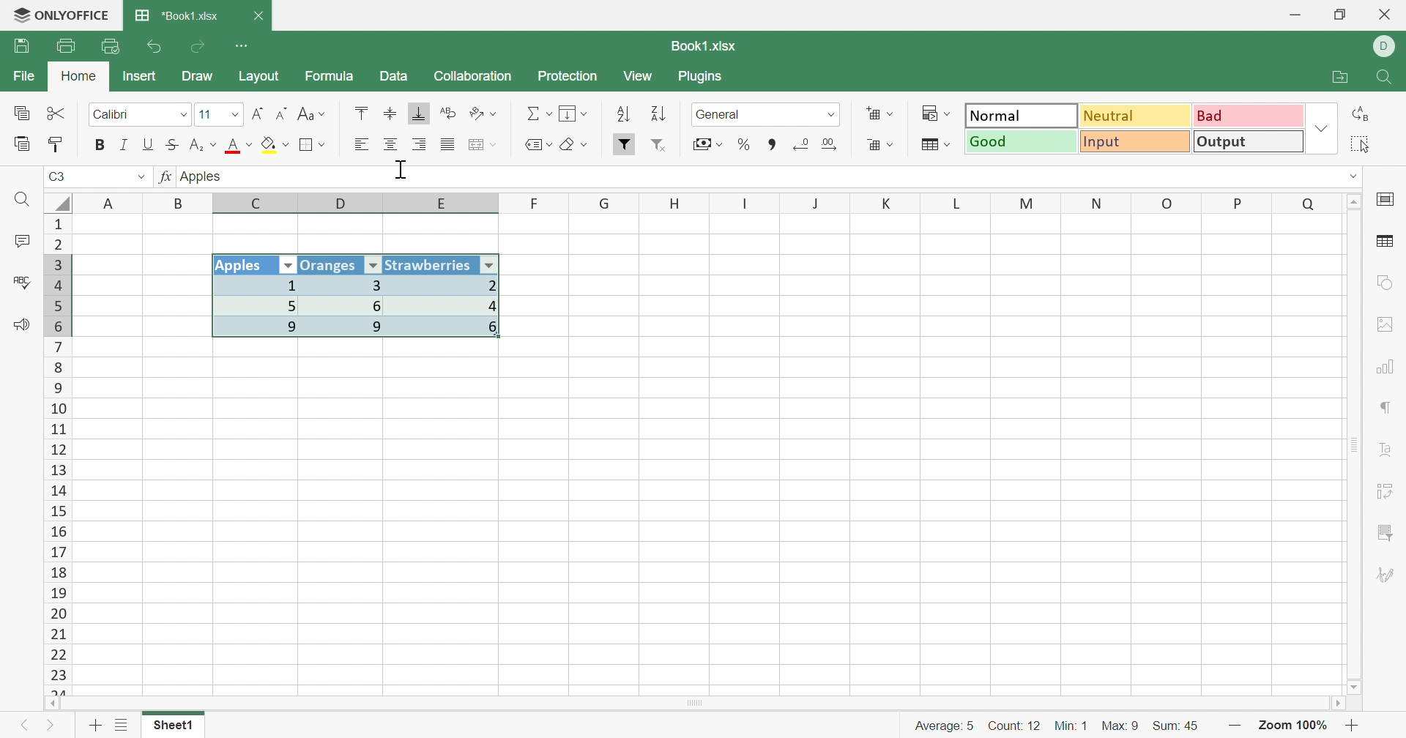 This screenshot has height=738, width=1406. What do you see at coordinates (1294, 15) in the screenshot?
I see `Minimize` at bounding box center [1294, 15].